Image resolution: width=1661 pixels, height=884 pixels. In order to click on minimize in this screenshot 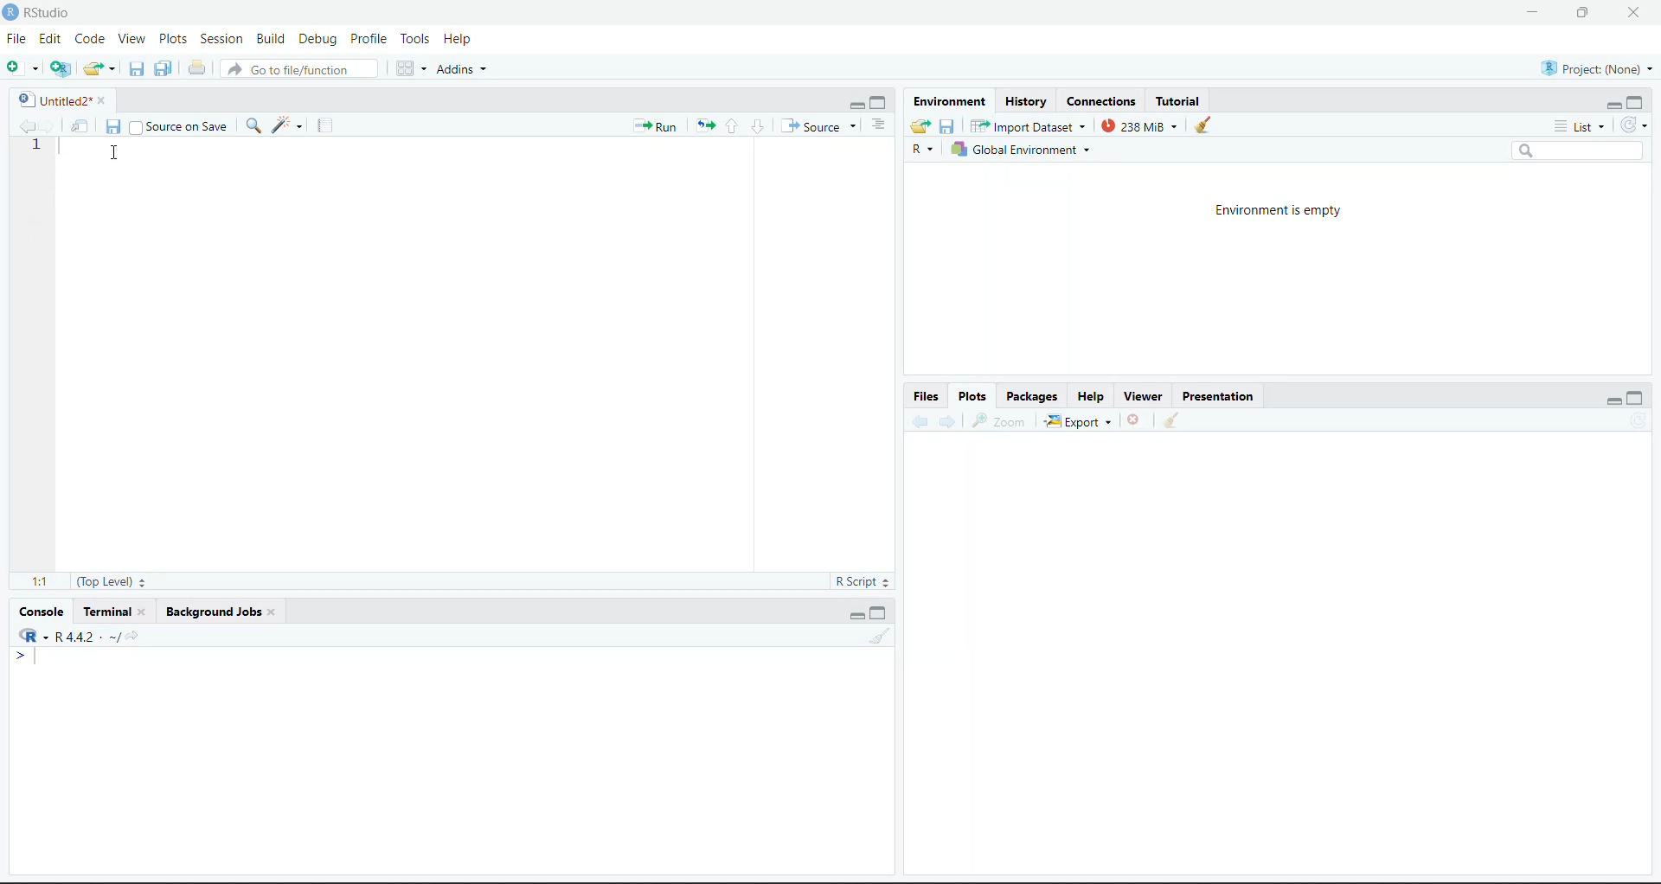, I will do `click(1613, 403)`.